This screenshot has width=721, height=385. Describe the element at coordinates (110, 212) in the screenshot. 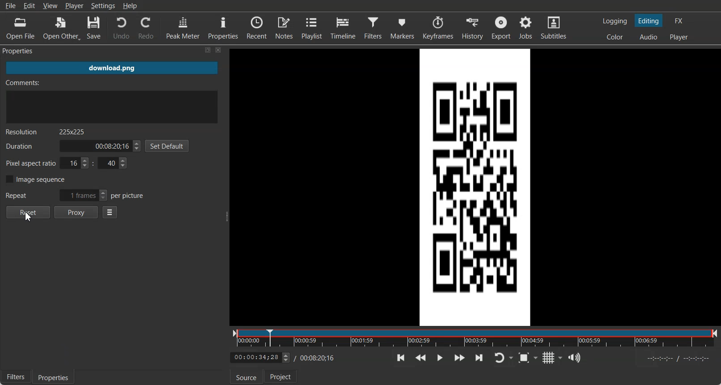

I see `Properties menu` at that location.